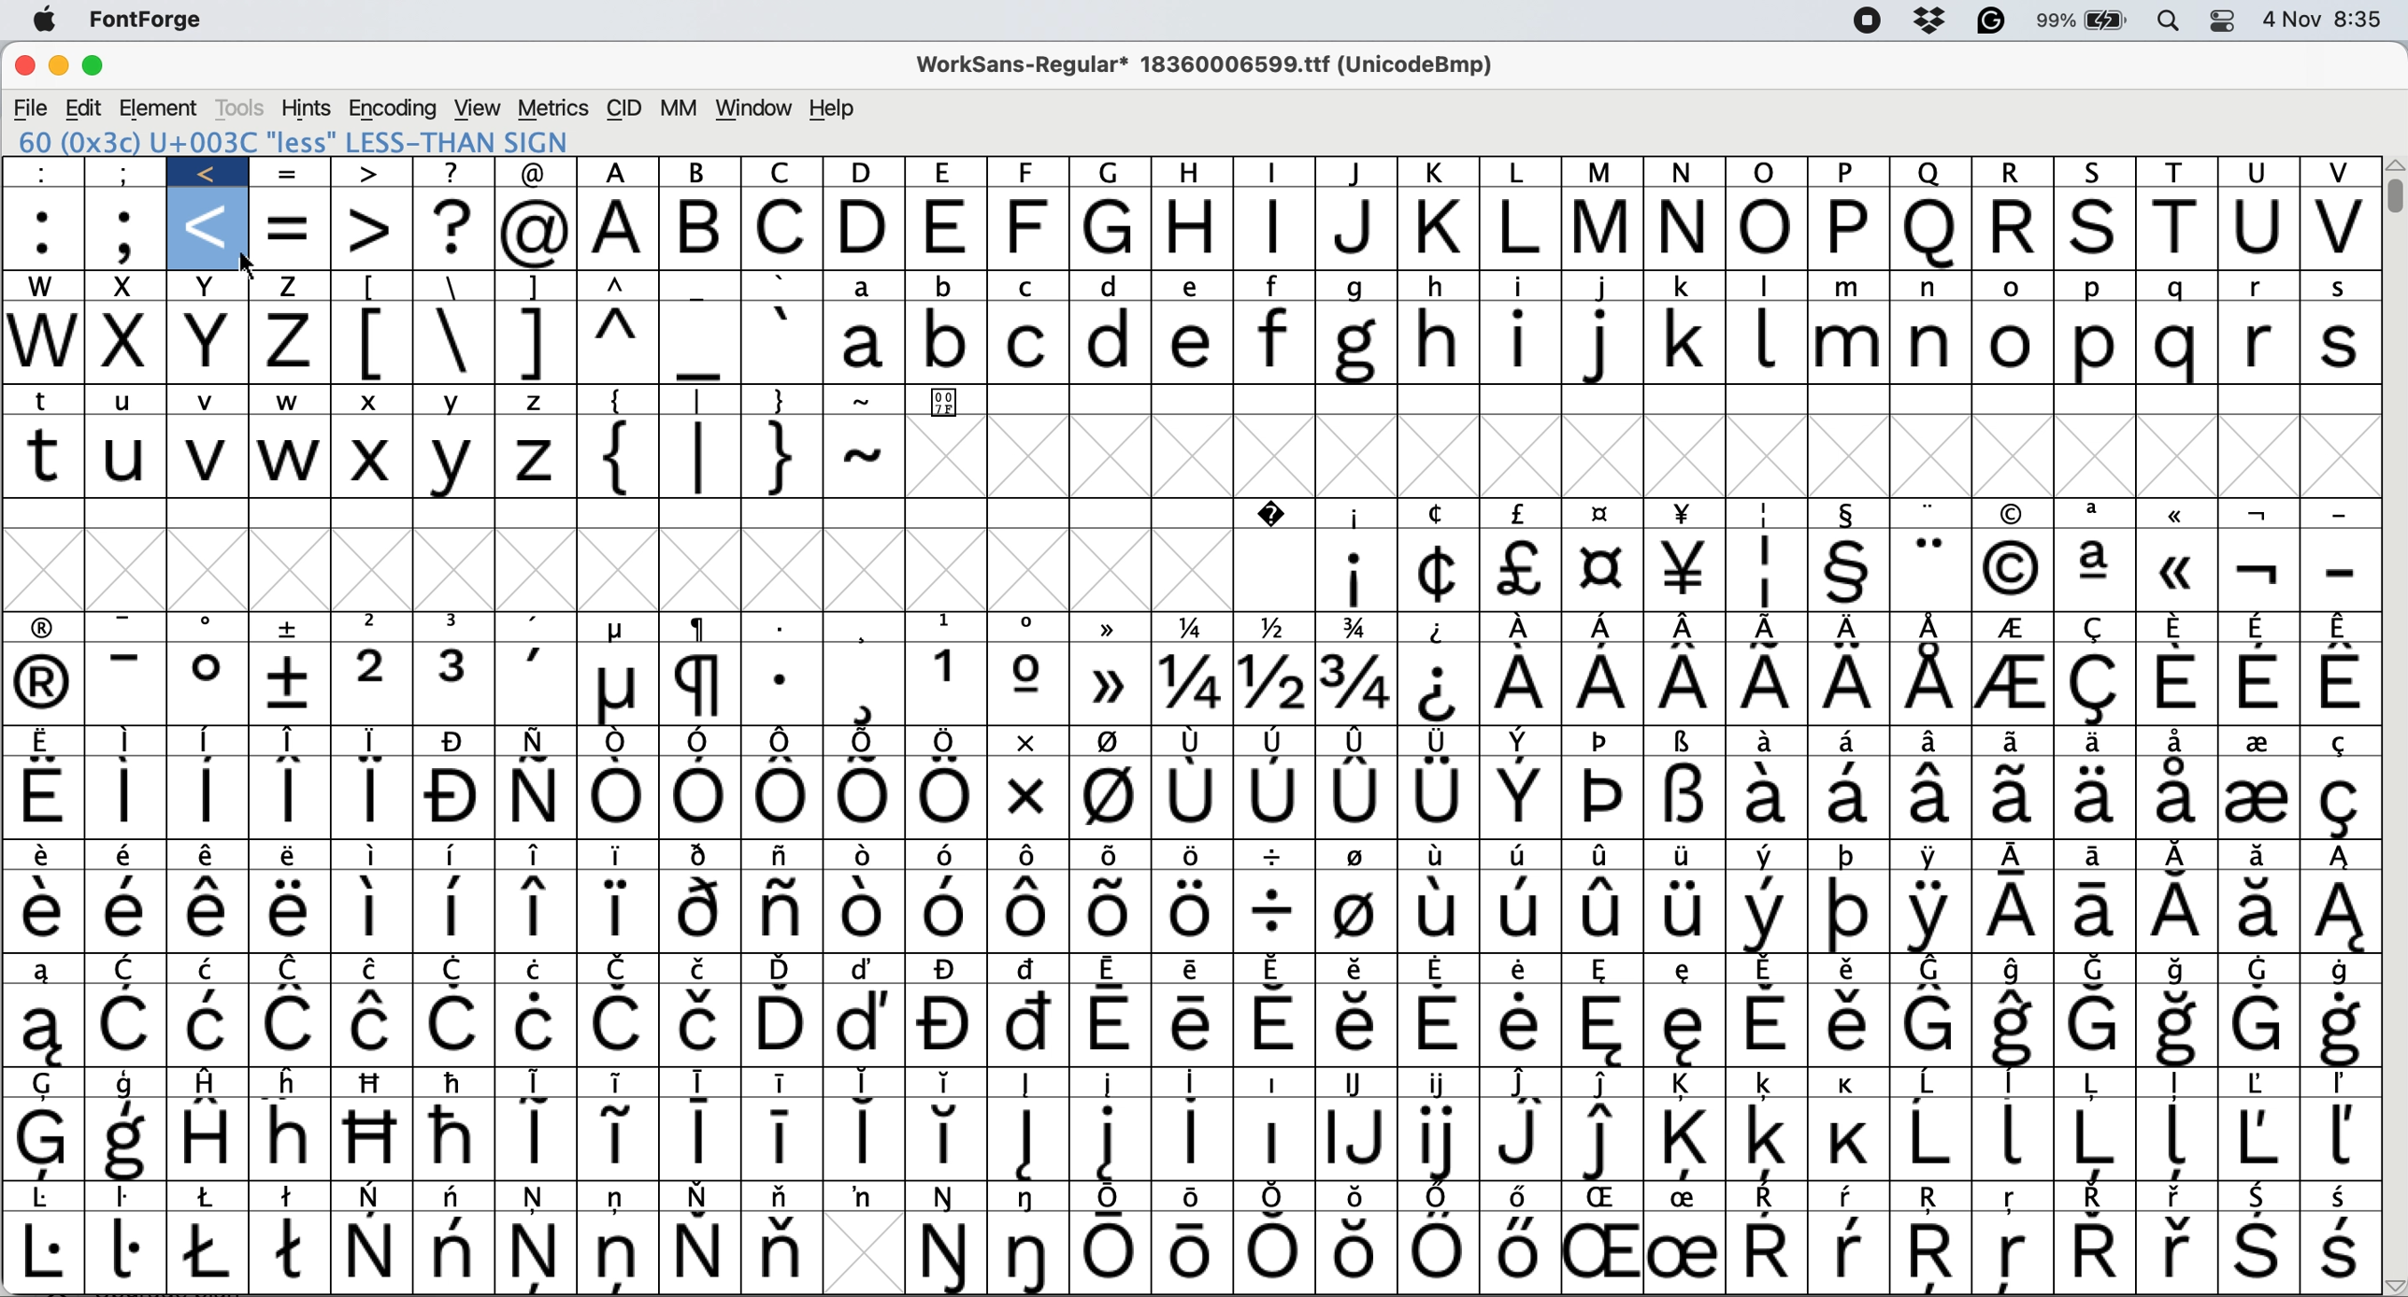 The height and width of the screenshot is (1297, 2408). Describe the element at coordinates (1440, 858) in the screenshot. I see `Symbol` at that location.